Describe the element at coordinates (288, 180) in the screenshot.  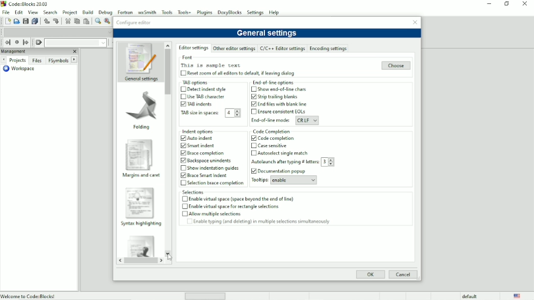
I see `enable` at that location.